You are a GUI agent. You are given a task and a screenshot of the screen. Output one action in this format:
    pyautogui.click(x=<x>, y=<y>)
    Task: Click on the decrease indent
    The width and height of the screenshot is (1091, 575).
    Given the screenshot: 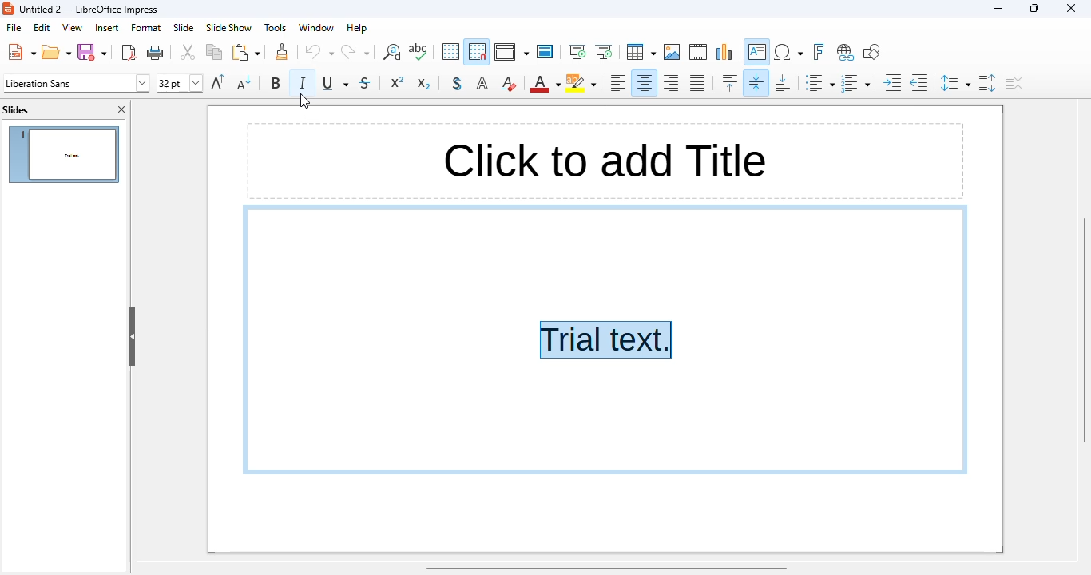 What is the action you would take?
    pyautogui.click(x=920, y=83)
    